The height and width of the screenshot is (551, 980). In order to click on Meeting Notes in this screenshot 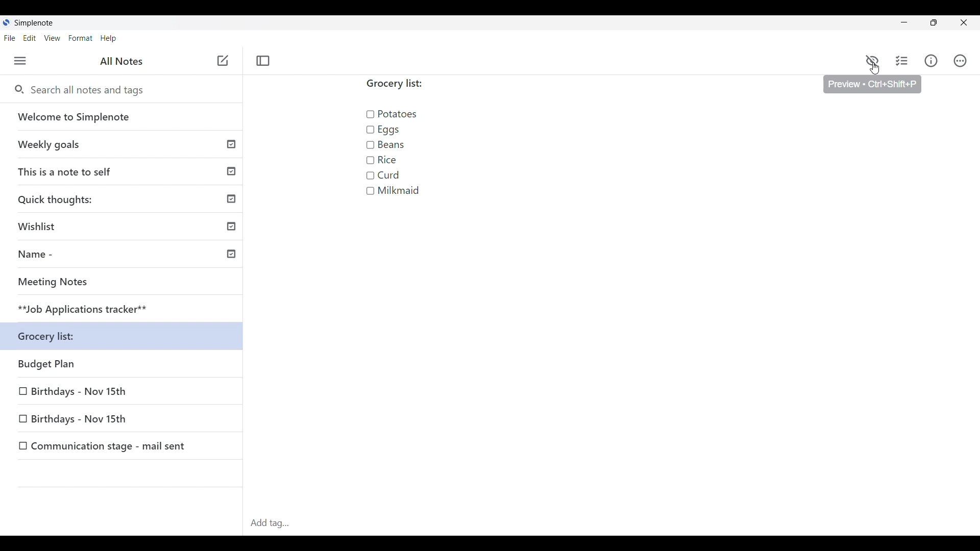, I will do `click(125, 283)`.